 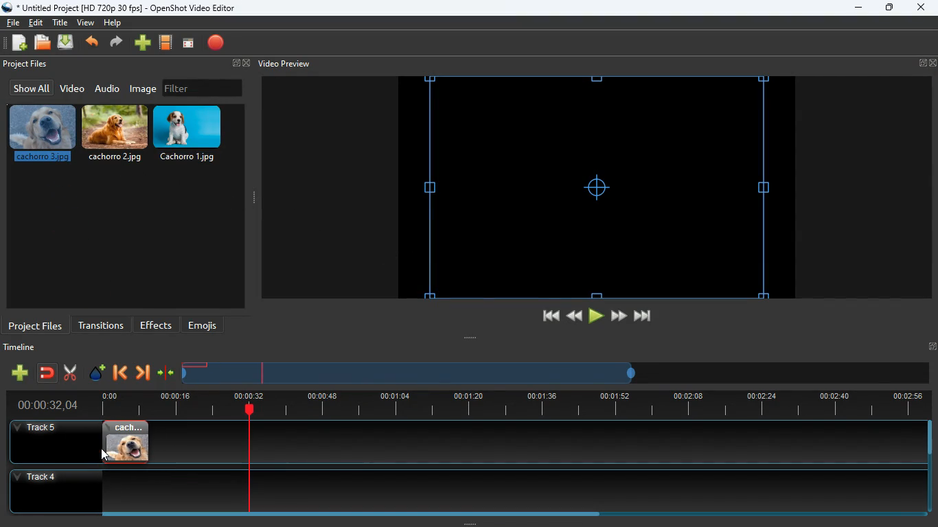 I want to click on image, so click(x=126, y=442).